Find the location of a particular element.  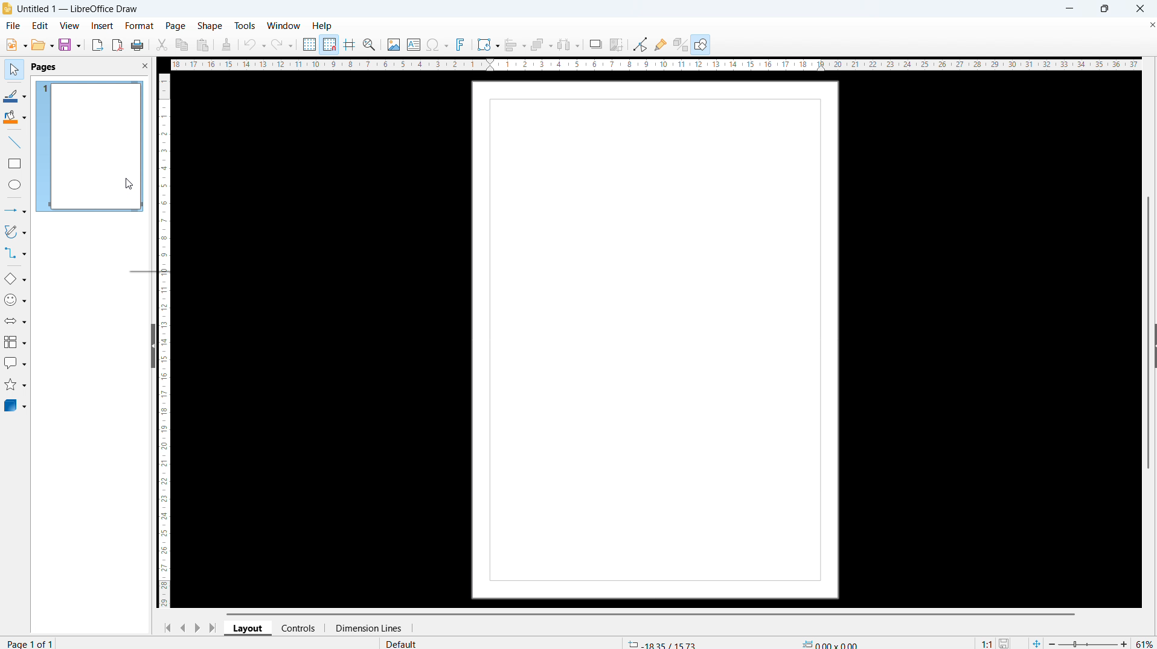

symbol shapes is located at coordinates (15, 300).